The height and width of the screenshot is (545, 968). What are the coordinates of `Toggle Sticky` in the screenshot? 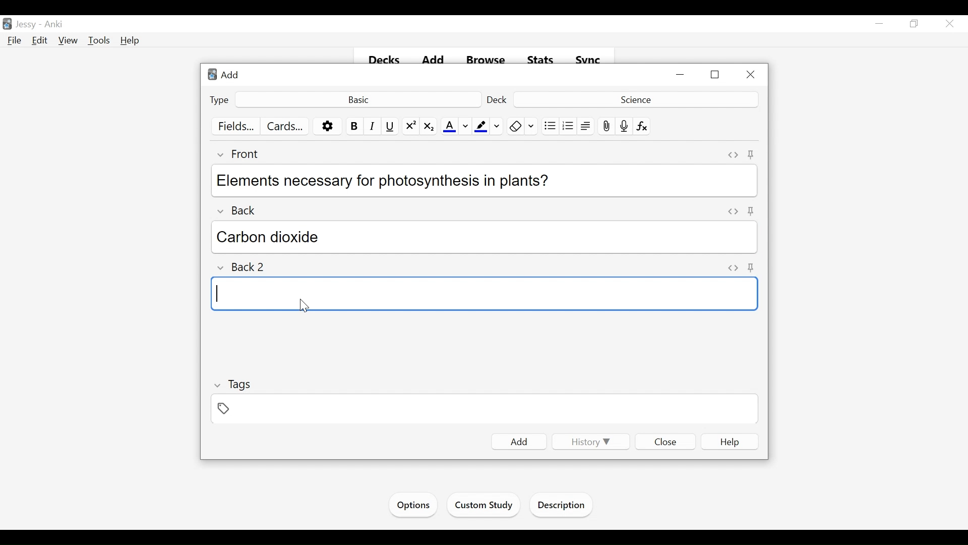 It's located at (751, 154).